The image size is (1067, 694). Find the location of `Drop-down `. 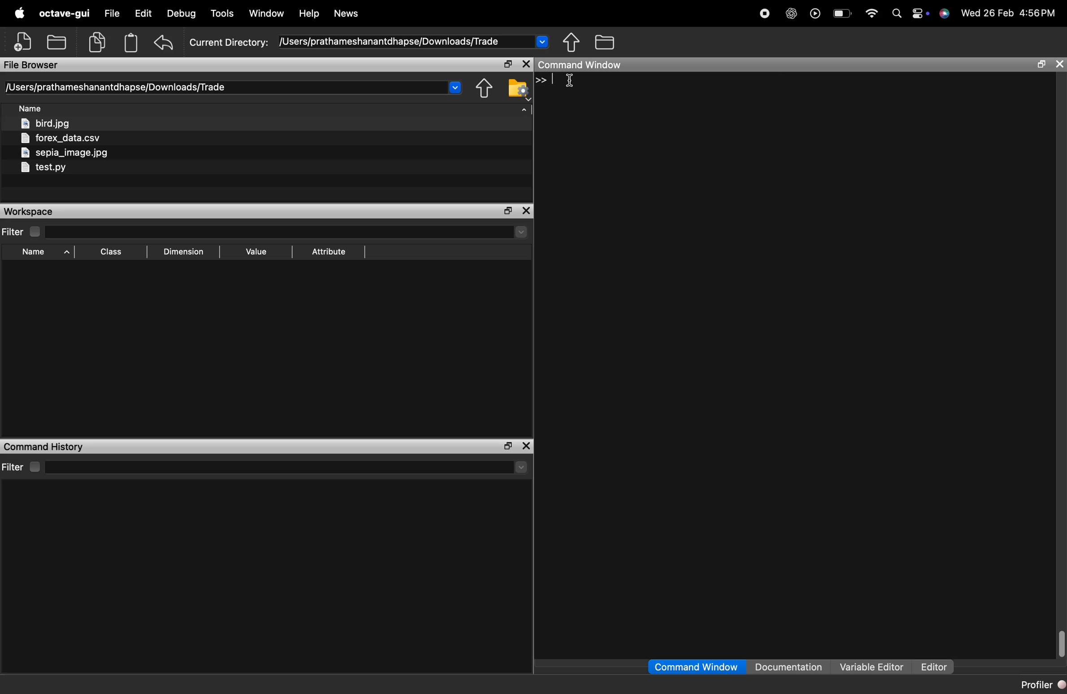

Drop-down  is located at coordinates (455, 87).